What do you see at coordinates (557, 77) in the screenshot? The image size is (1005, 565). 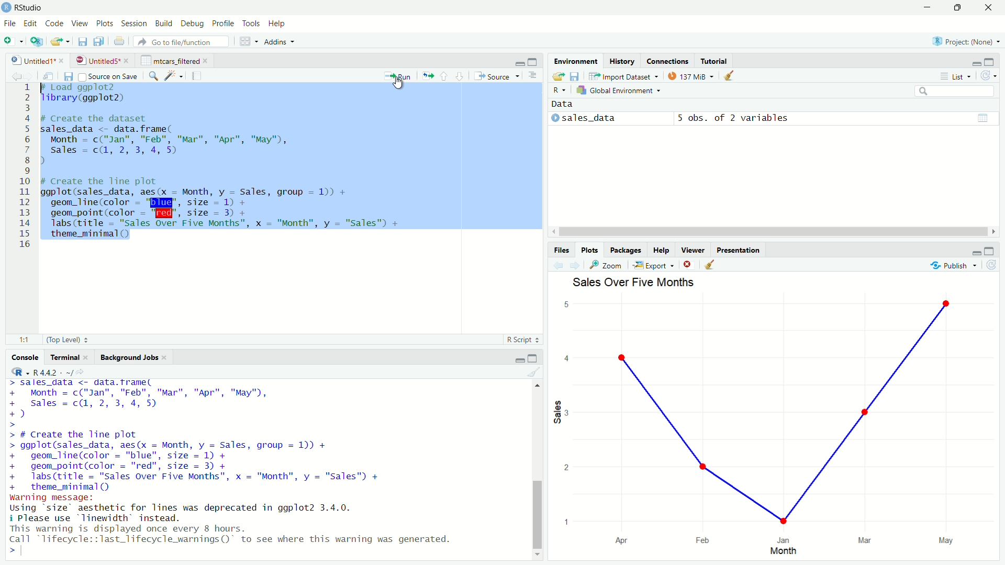 I see `open file` at bounding box center [557, 77].